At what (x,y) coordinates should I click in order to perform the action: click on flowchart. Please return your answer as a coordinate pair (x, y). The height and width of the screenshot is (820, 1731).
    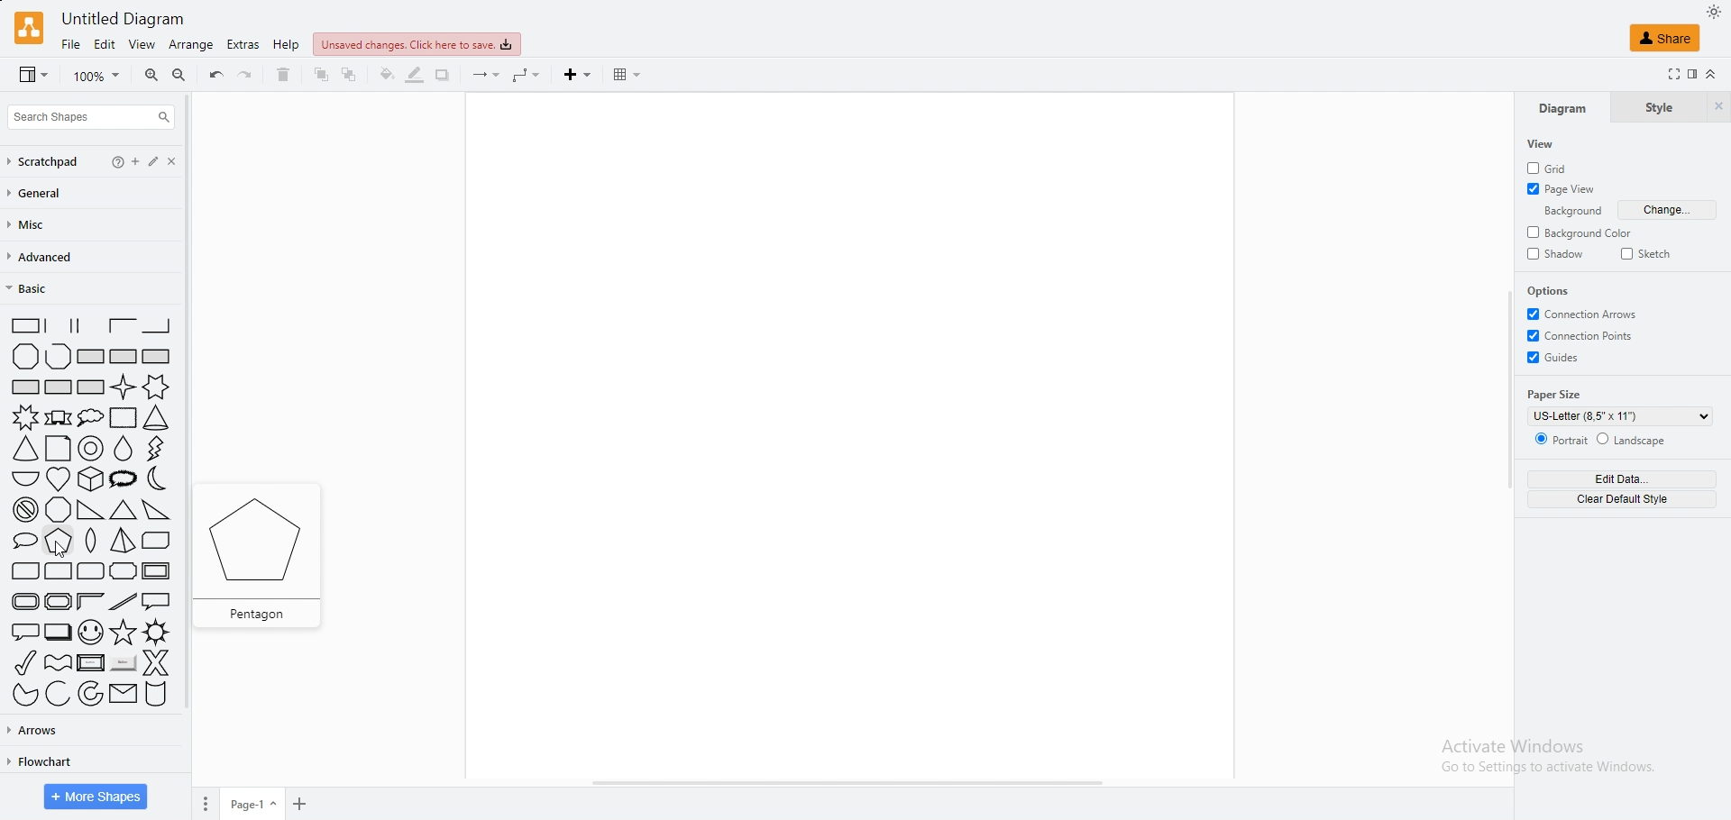
    Looking at the image, I should click on (38, 761).